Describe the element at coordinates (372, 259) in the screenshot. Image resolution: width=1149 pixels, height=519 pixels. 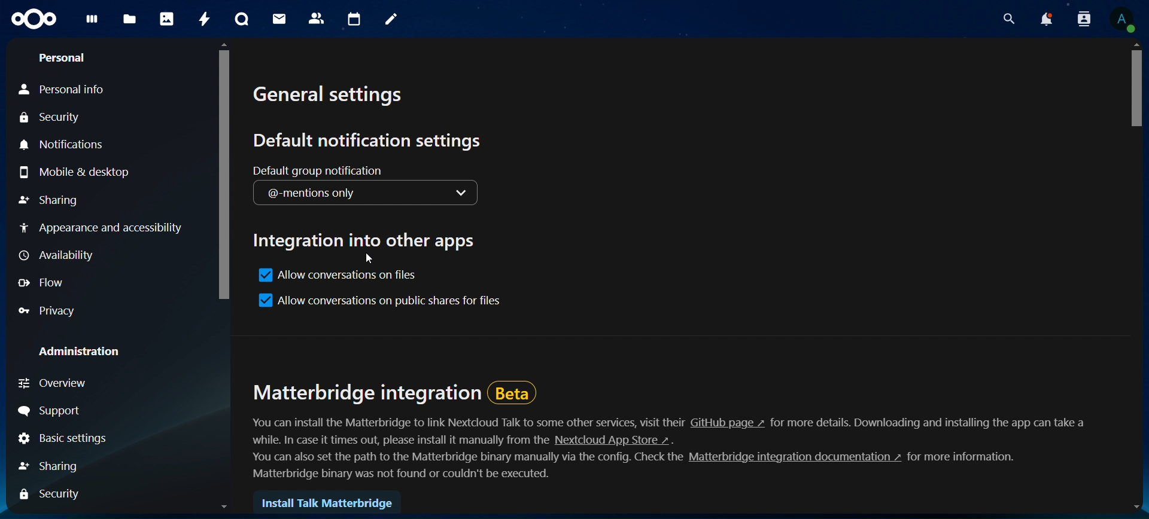
I see `cursor` at that location.